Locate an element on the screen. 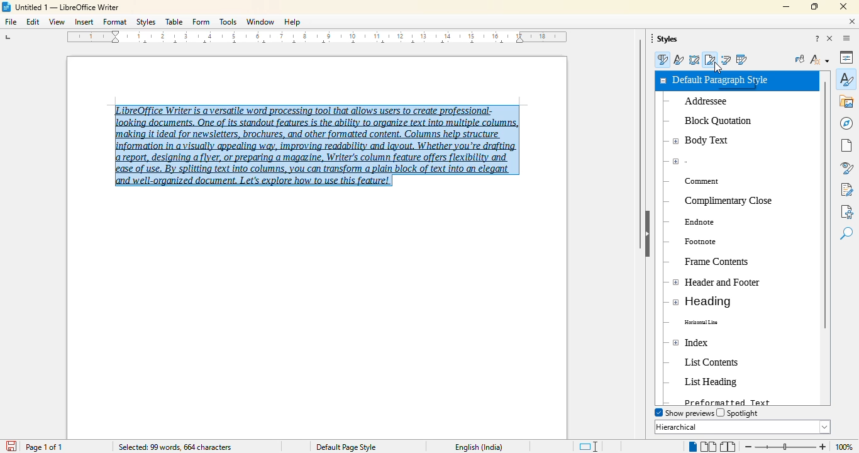 The image size is (859, 453). styles action is located at coordinates (819, 59).